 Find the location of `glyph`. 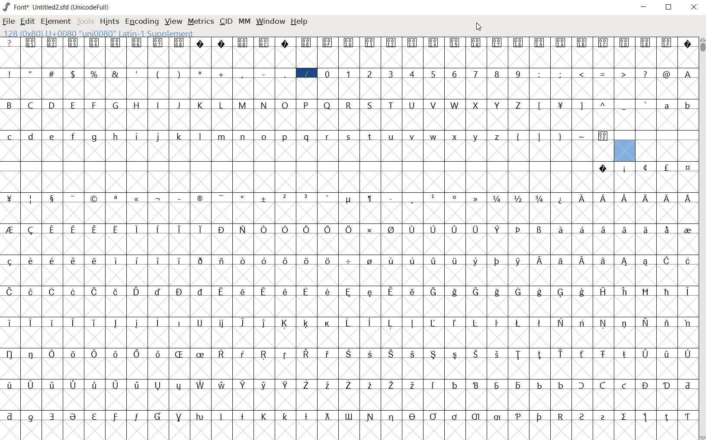

glyph is located at coordinates (645, 417).